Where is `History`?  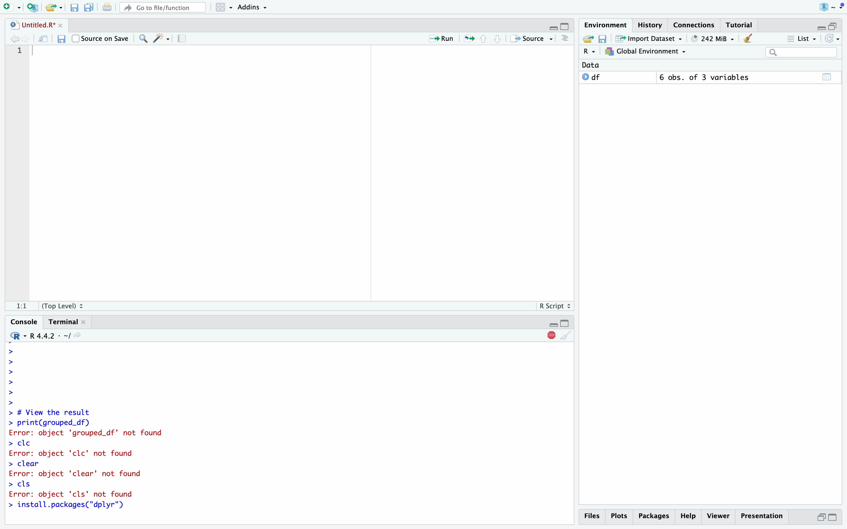
History is located at coordinates (651, 25).